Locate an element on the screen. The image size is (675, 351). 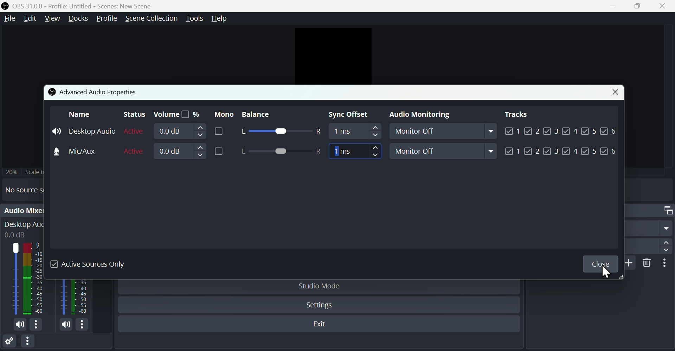
(un)mute is located at coordinates (66, 325).